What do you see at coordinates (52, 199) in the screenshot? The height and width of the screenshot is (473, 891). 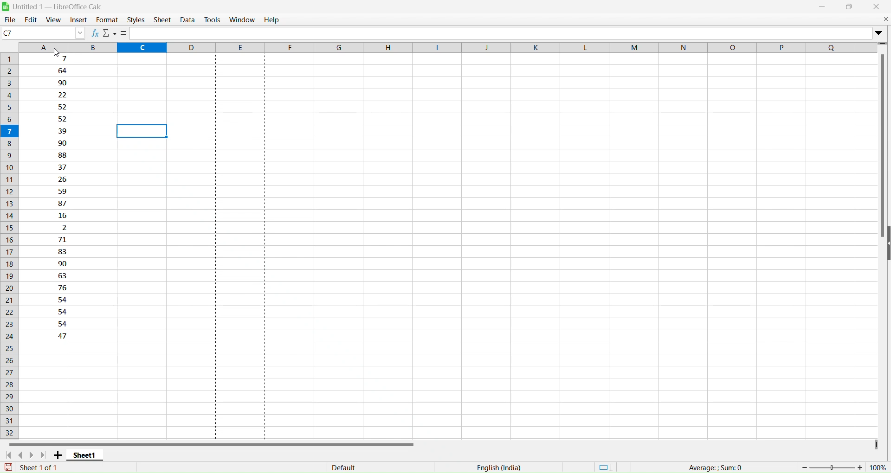 I see `Entries` at bounding box center [52, 199].